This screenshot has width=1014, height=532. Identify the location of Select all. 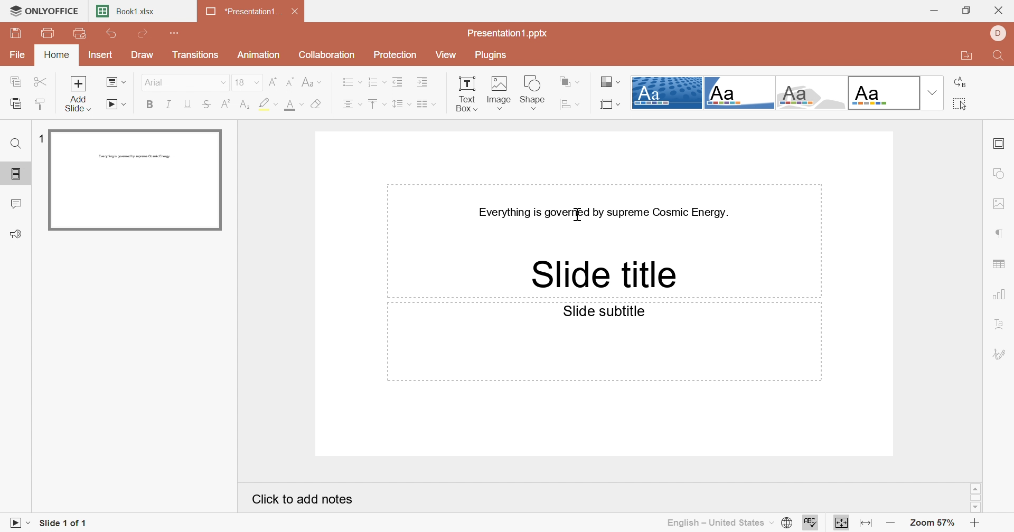
(963, 104).